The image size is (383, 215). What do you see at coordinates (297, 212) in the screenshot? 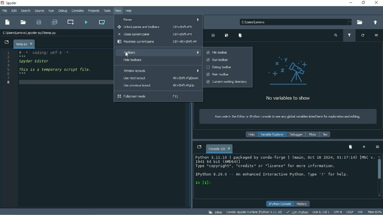
I see `LSP` at bounding box center [297, 212].